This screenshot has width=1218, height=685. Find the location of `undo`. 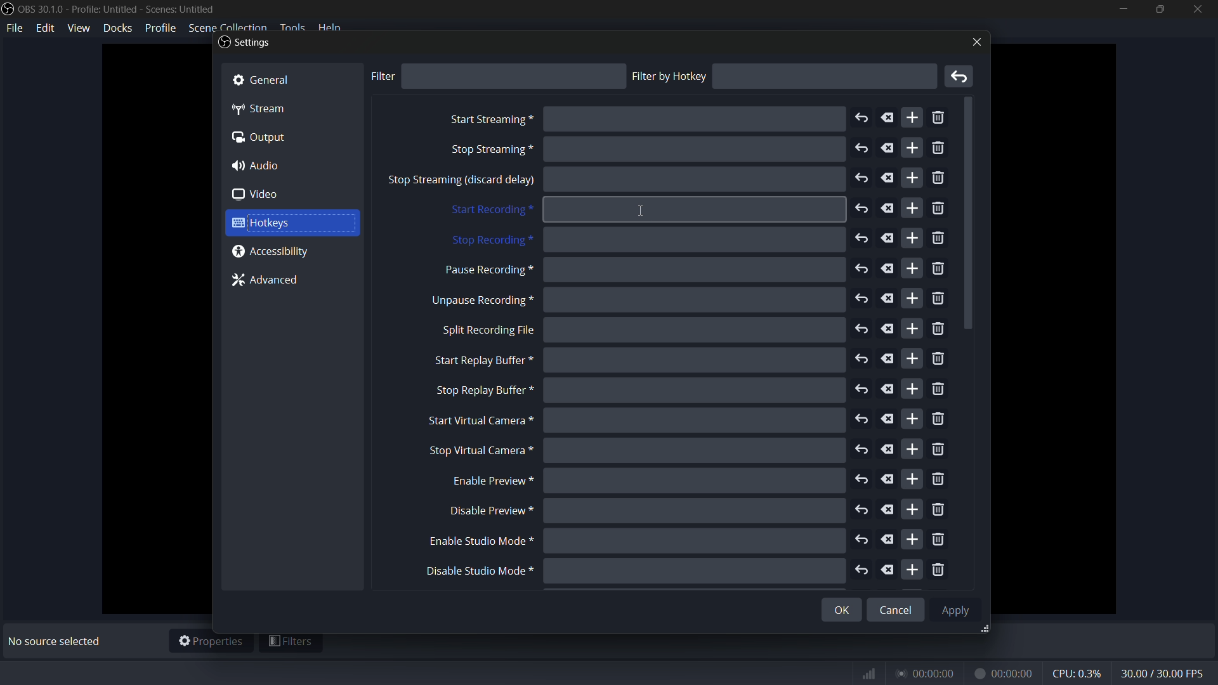

undo is located at coordinates (861, 329).